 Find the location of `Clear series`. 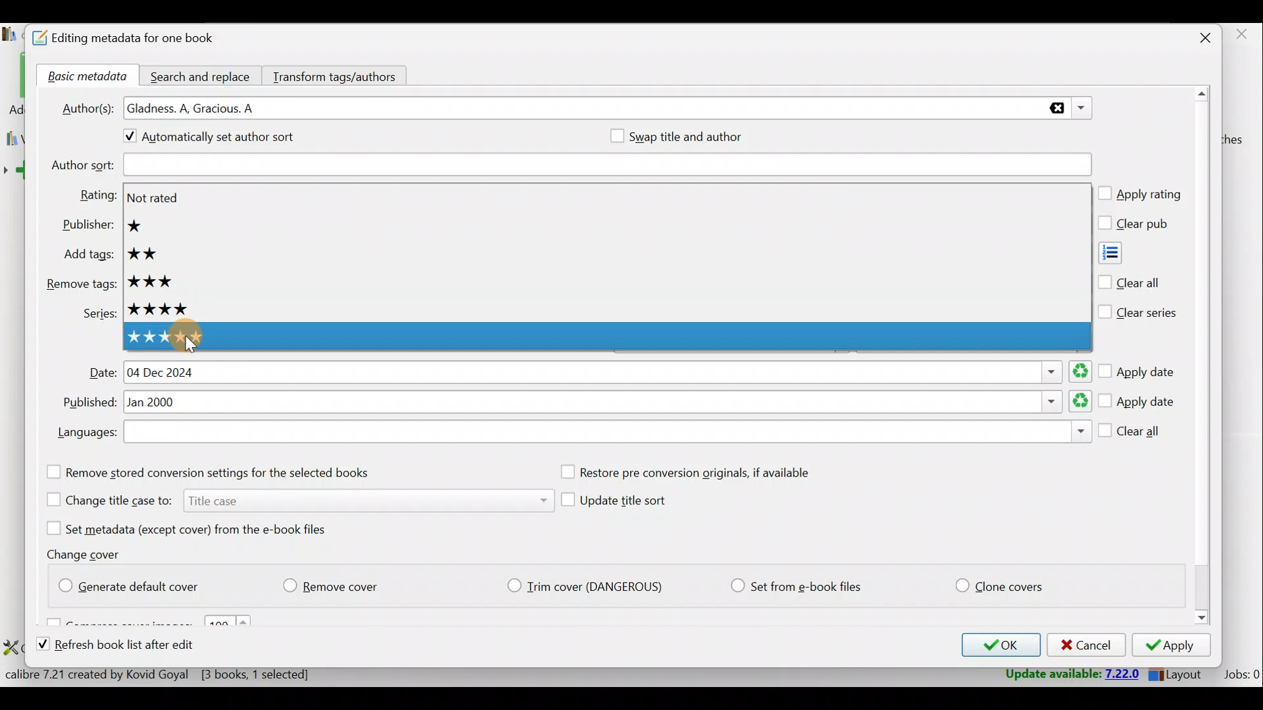

Clear series is located at coordinates (1139, 310).